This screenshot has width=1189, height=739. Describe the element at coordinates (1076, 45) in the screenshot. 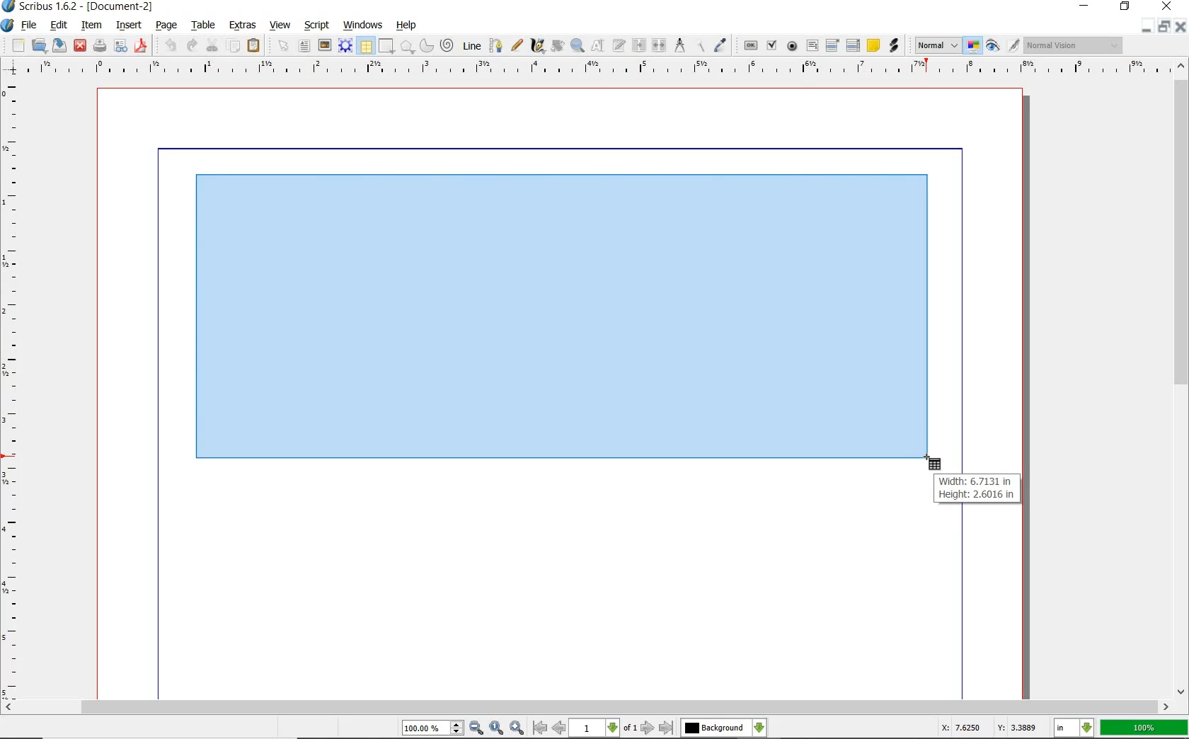

I see `visual appearance of the display` at that location.